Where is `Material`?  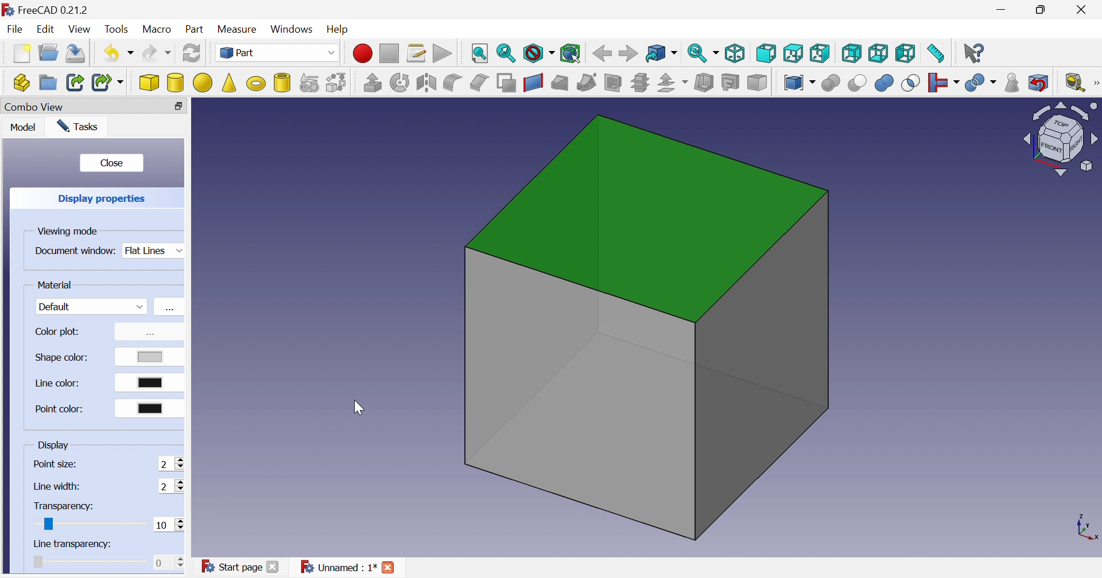 Material is located at coordinates (55, 284).